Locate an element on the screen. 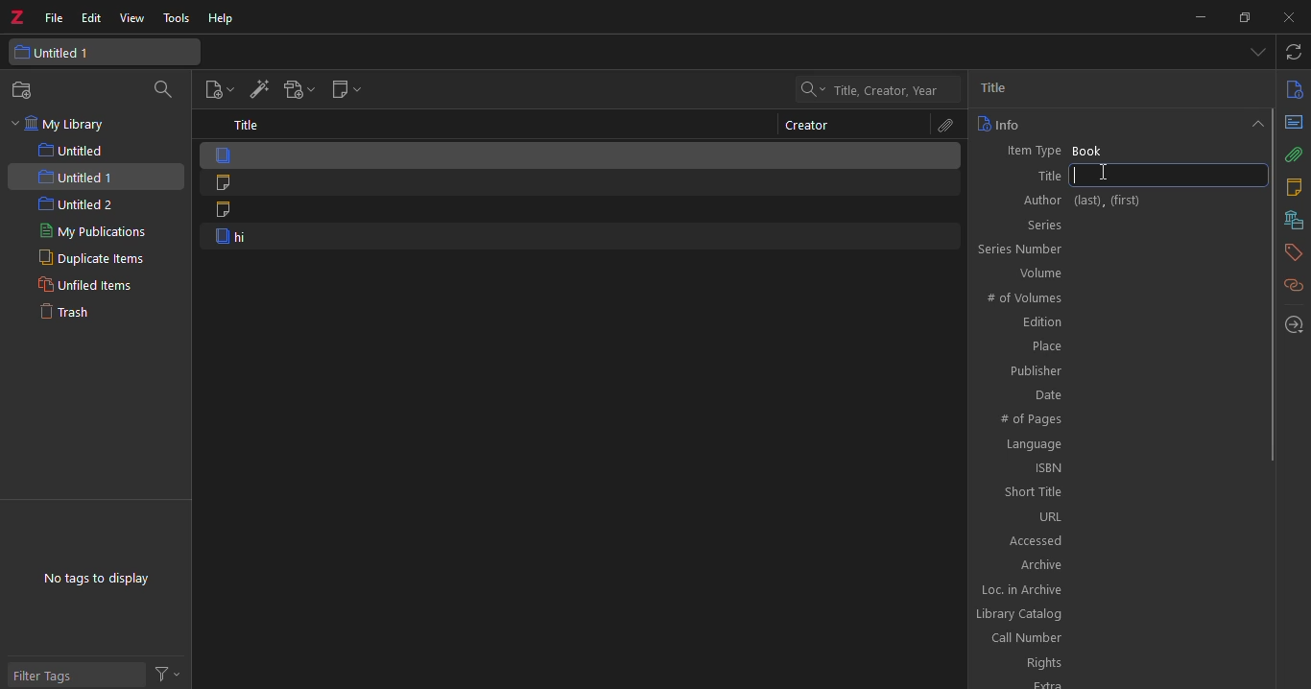 The height and width of the screenshot is (689, 1311). title is located at coordinates (1003, 88).